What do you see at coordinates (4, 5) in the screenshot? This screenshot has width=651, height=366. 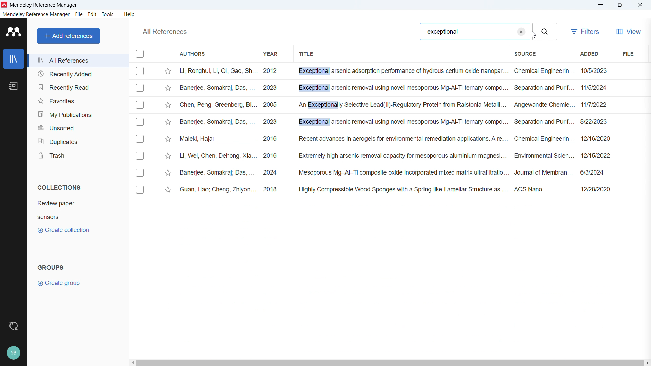 I see `logo` at bounding box center [4, 5].